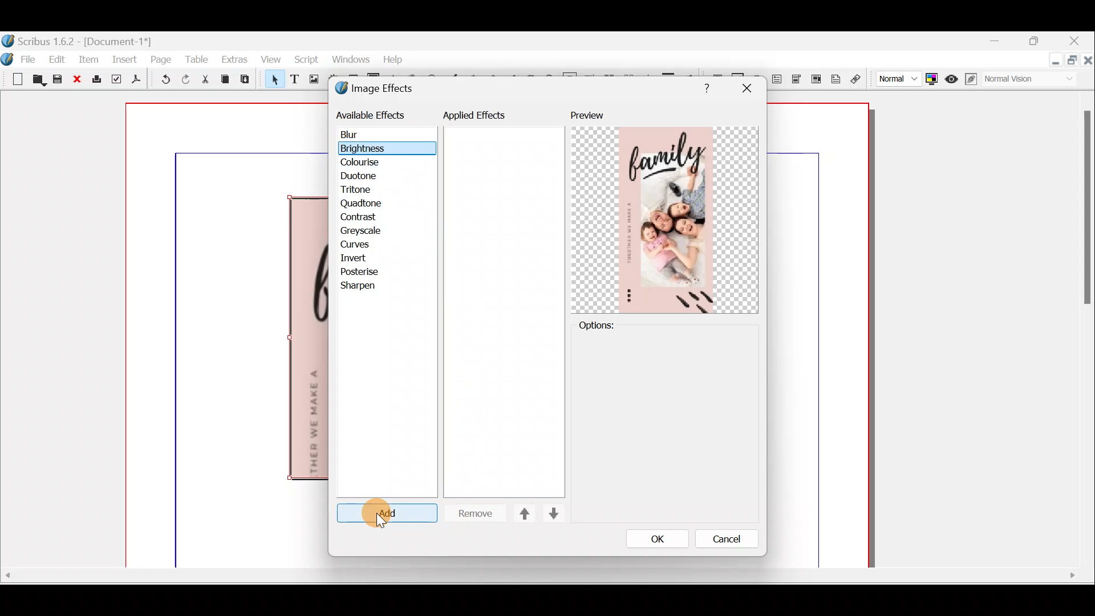 The height and width of the screenshot is (616, 1095). Describe the element at coordinates (819, 336) in the screenshot. I see `canvas` at that location.